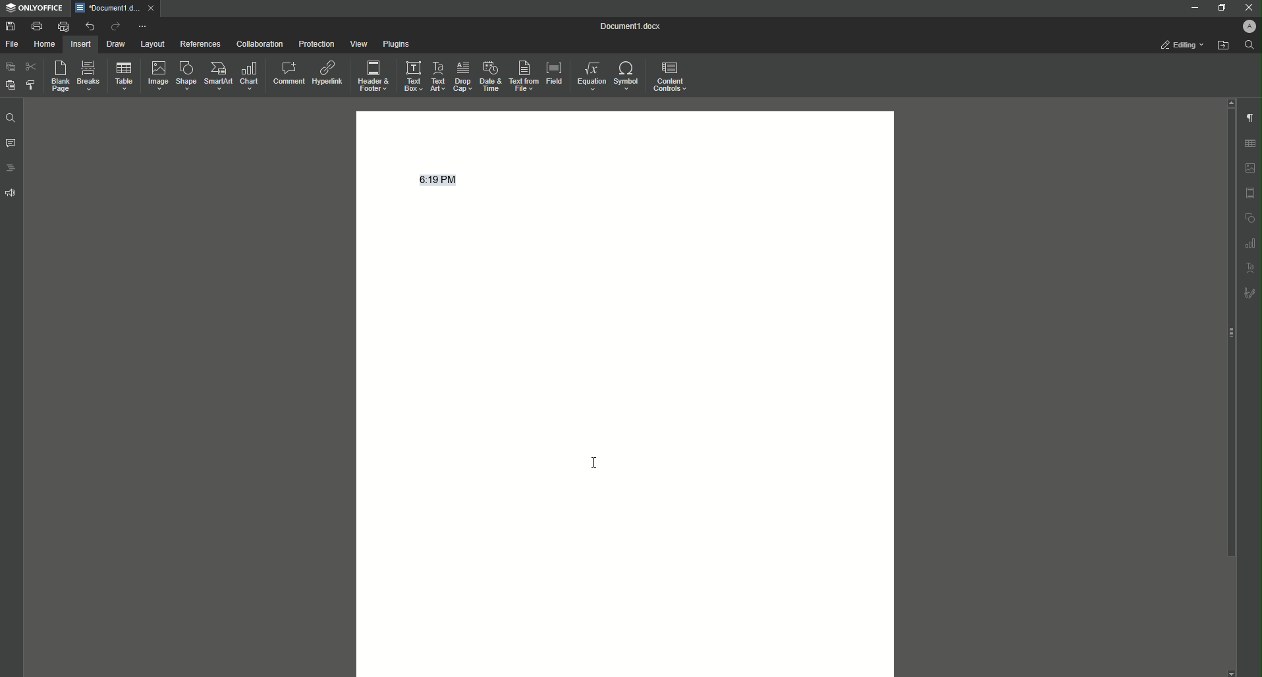  I want to click on graph settings, so click(1250, 242).